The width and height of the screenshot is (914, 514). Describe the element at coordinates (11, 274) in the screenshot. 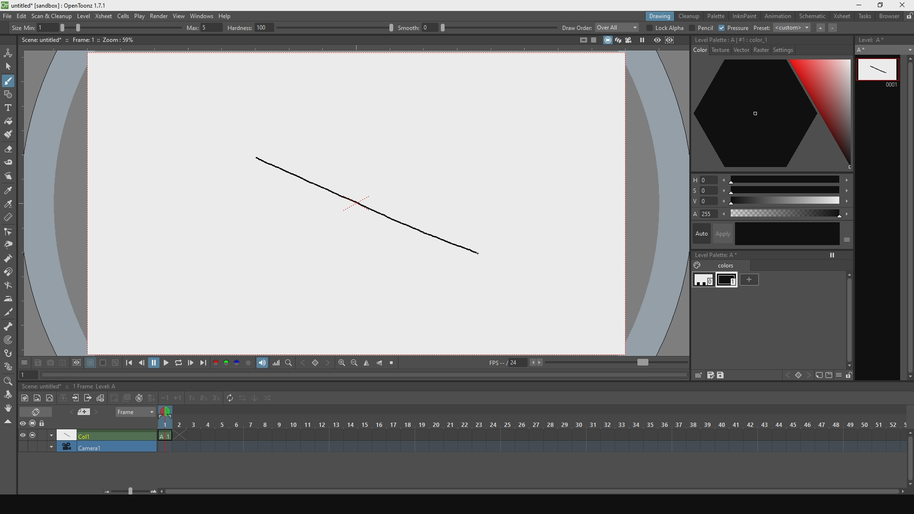

I see `iman` at that location.